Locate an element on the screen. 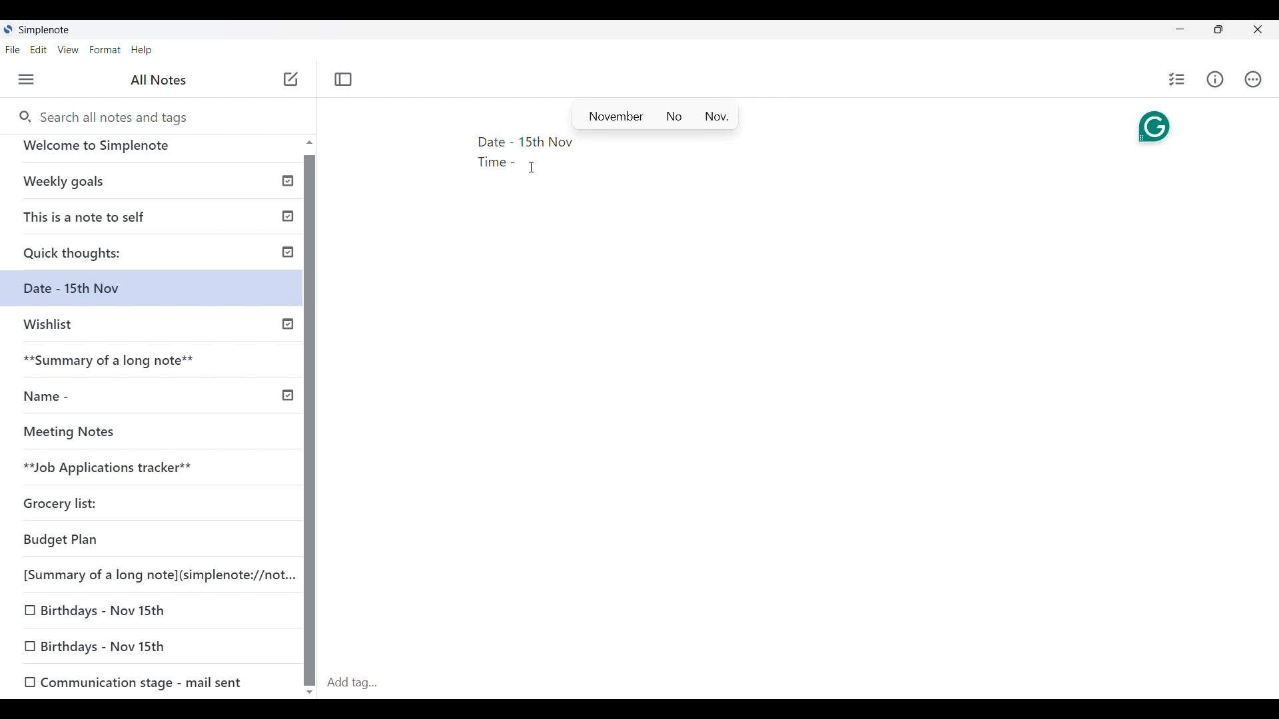  Unpublished note is located at coordinates (103, 608).